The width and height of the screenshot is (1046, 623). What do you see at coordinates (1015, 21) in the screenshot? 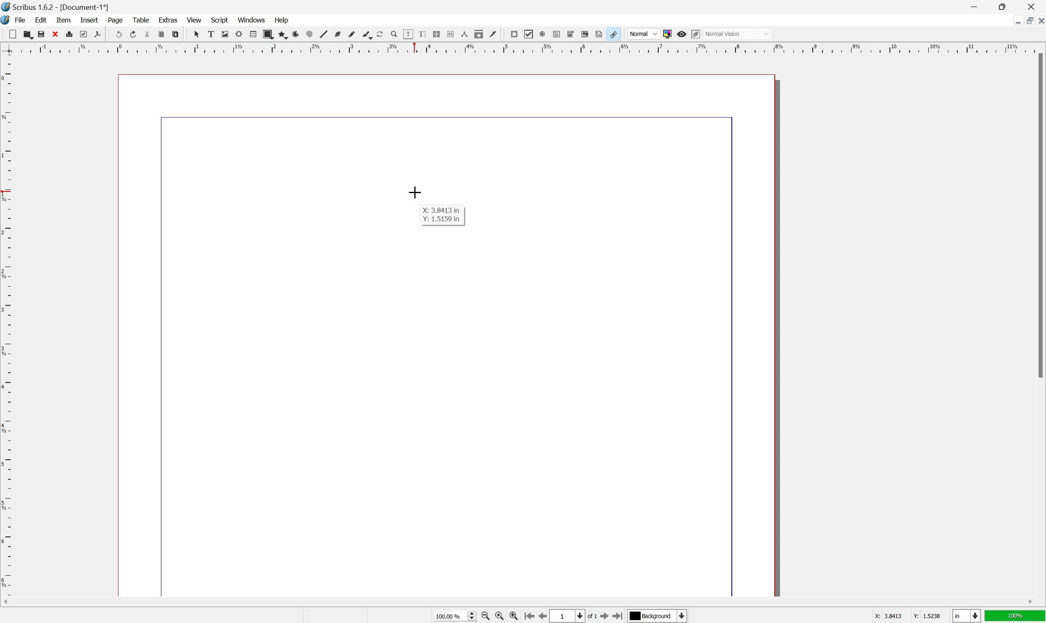
I see `minimize` at bounding box center [1015, 21].